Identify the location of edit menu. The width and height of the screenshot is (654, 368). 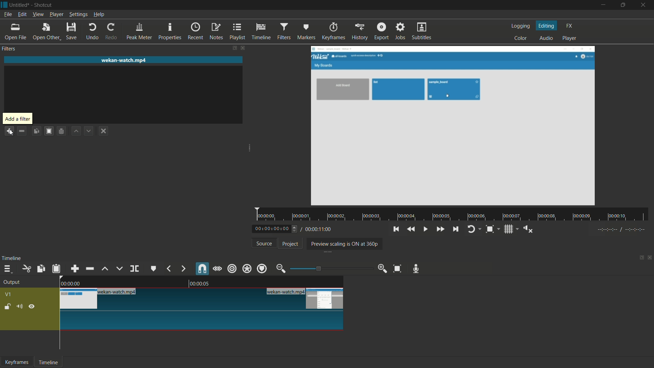
(22, 14).